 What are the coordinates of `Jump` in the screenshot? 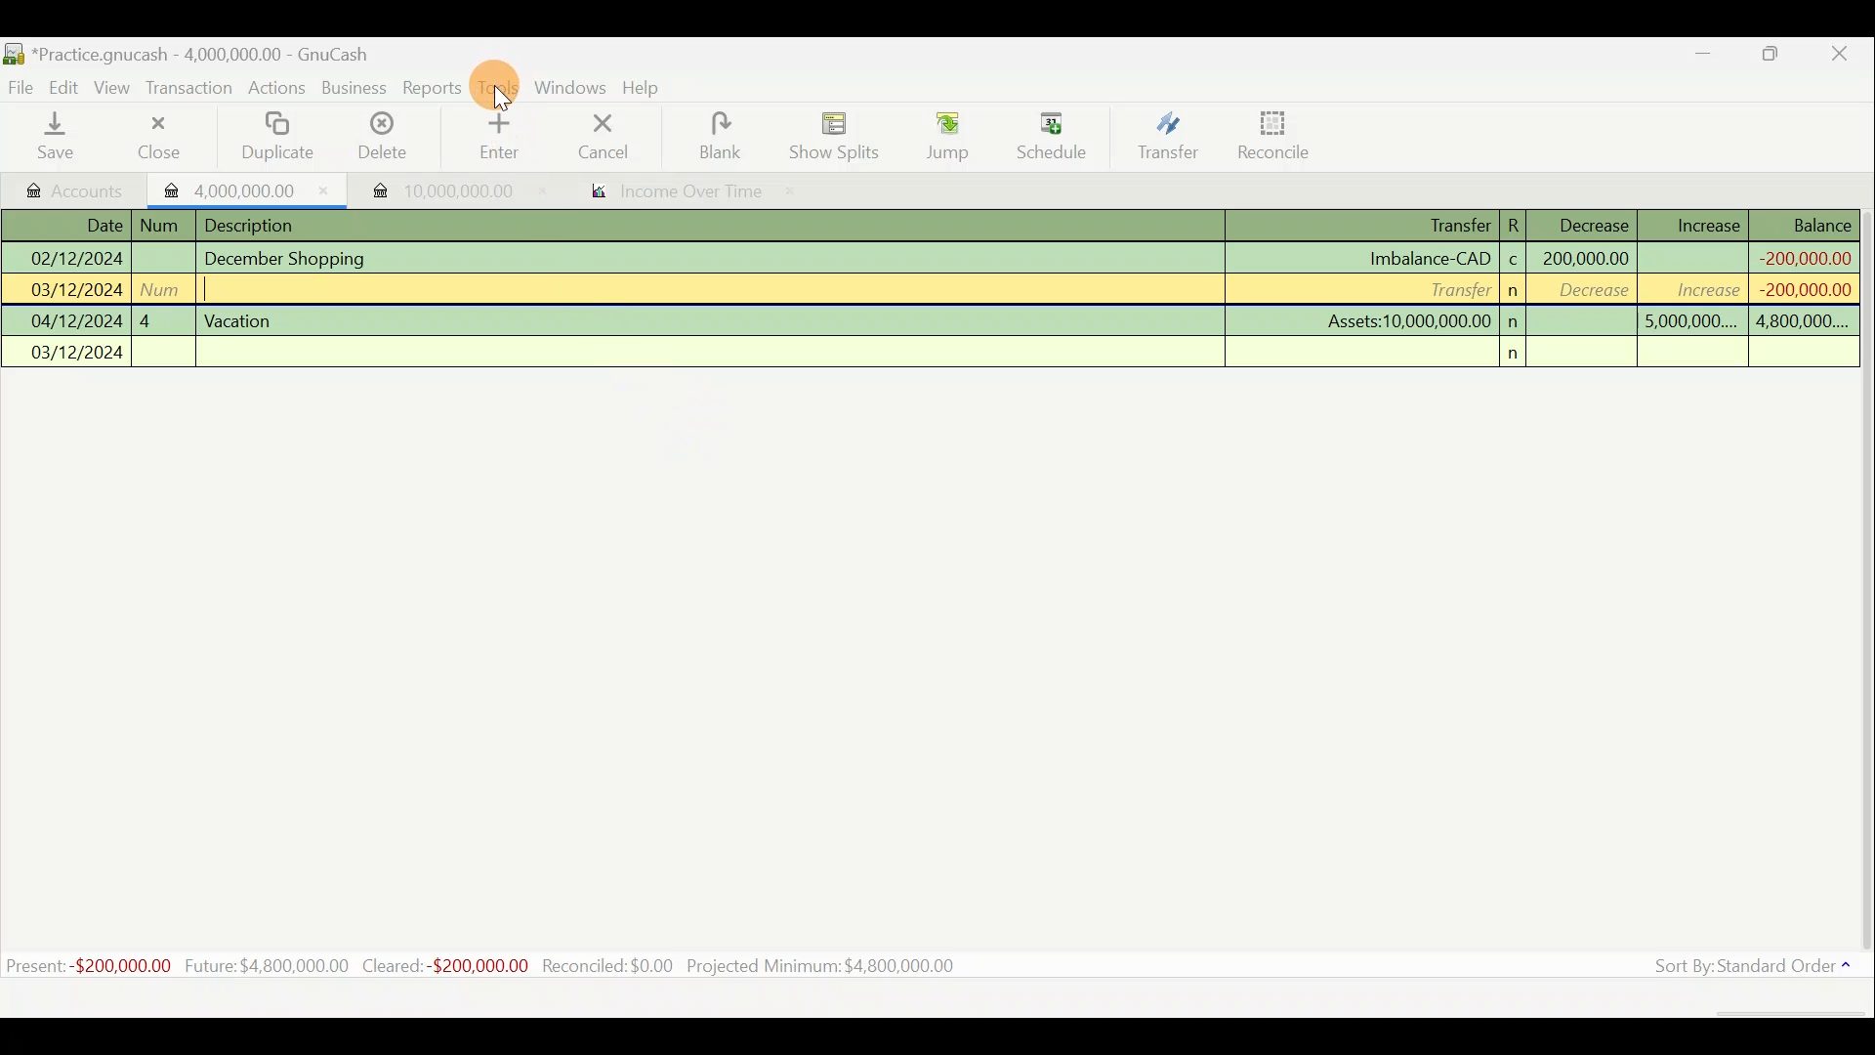 It's located at (939, 137).